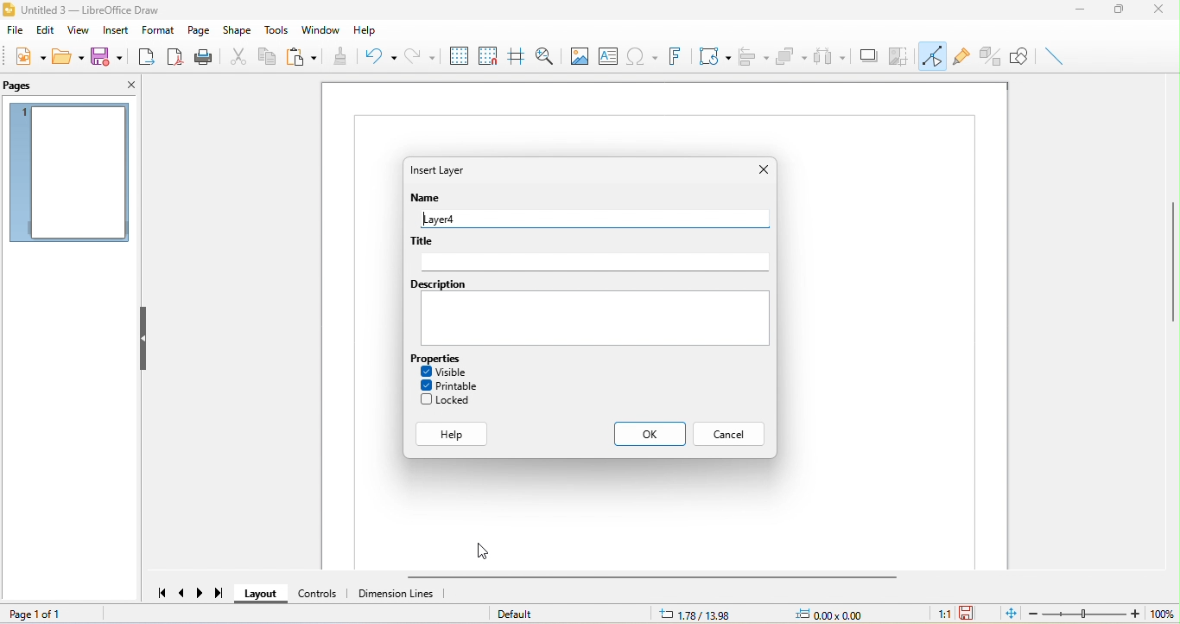  Describe the element at coordinates (143, 337) in the screenshot. I see `hide` at that location.